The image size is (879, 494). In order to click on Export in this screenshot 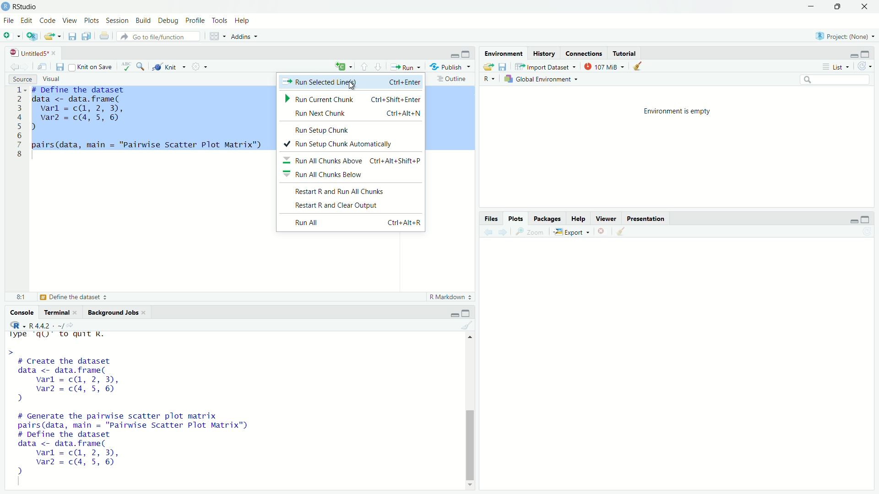, I will do `click(570, 232)`.